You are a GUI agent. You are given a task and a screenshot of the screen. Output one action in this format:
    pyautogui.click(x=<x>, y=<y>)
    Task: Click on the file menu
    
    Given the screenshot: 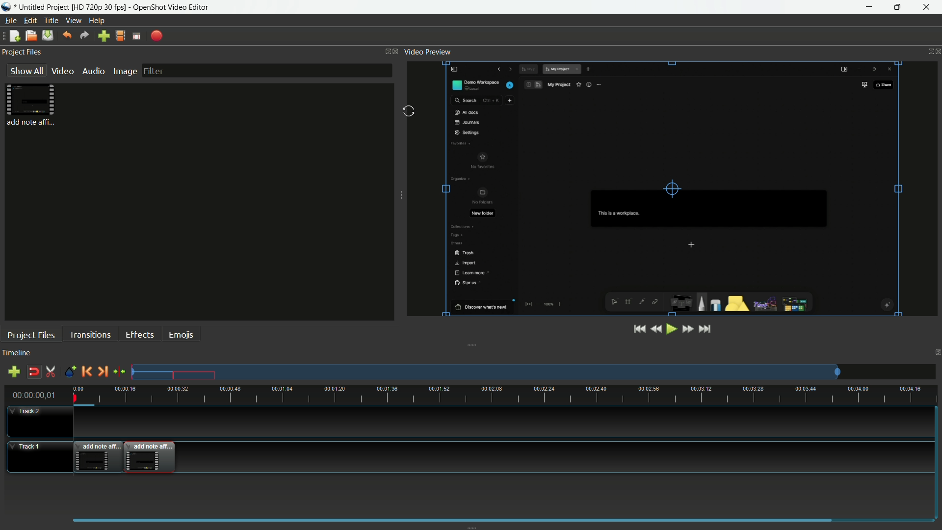 What is the action you would take?
    pyautogui.click(x=11, y=21)
    